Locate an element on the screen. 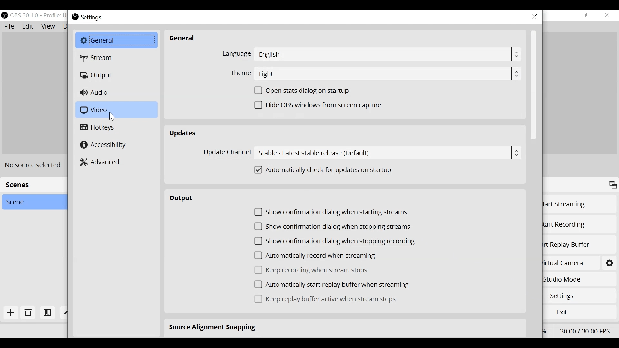  FPS30.00/ 30.00 FPS is located at coordinates (585, 330).